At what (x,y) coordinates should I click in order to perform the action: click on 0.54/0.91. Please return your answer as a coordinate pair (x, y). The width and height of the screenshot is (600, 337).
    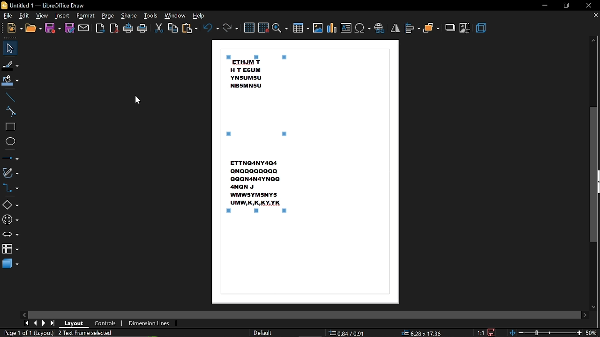
    Looking at the image, I should click on (348, 333).